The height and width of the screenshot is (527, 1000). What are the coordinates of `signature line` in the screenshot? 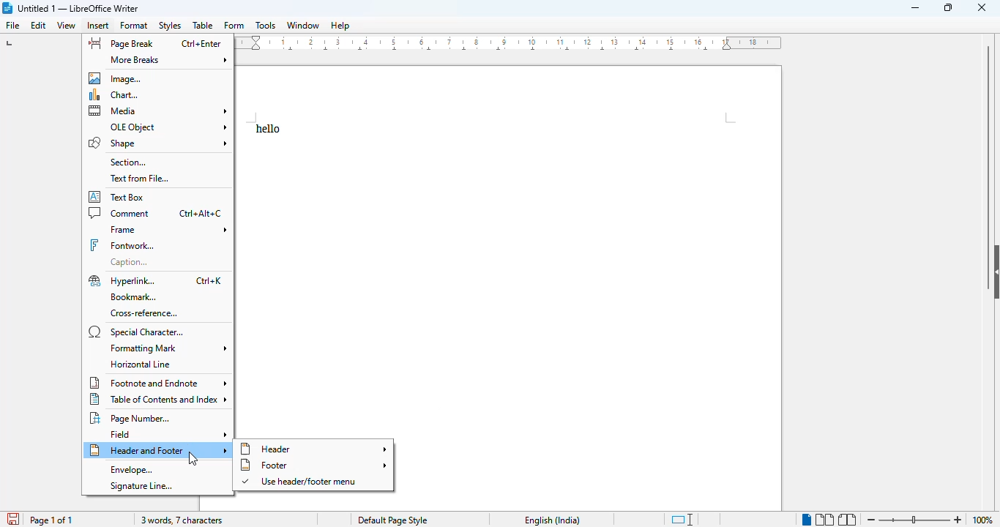 It's located at (140, 487).